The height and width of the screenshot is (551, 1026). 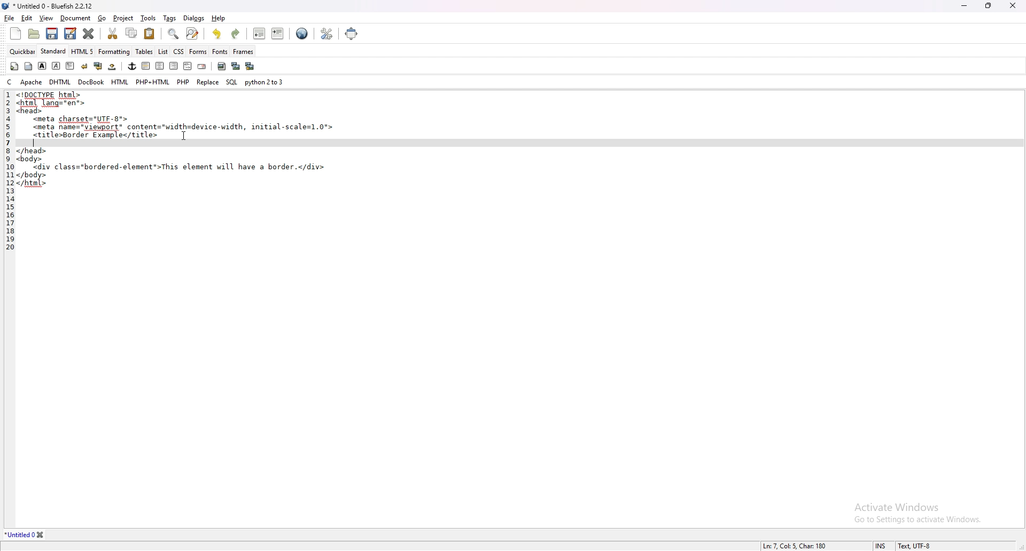 I want to click on css, so click(x=179, y=51).